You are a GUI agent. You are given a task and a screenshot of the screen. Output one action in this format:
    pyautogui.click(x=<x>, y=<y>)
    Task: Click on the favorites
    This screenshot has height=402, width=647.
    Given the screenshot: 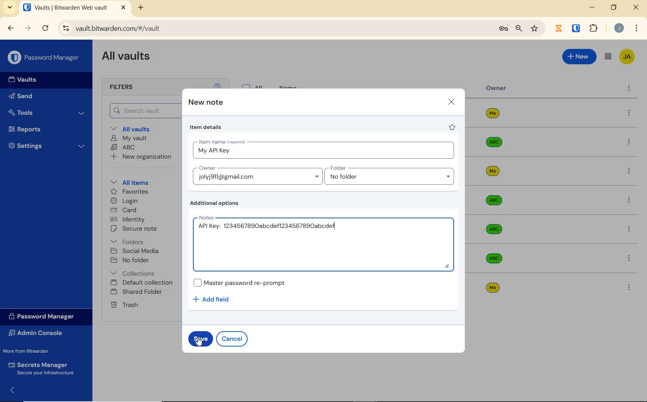 What is the action you would take?
    pyautogui.click(x=128, y=191)
    